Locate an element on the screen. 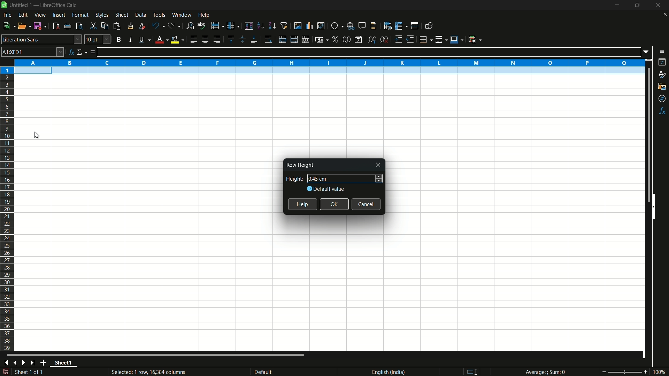 The height and width of the screenshot is (376, 669). cut is located at coordinates (93, 26).